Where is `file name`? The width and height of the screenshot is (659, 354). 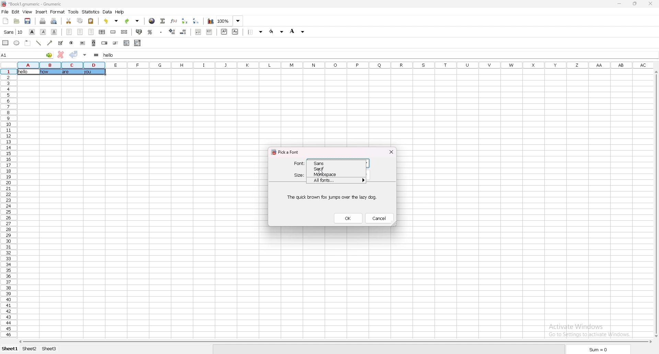 file name is located at coordinates (32, 4).